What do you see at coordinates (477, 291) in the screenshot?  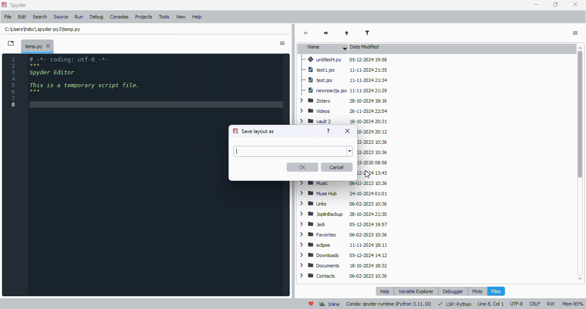 I see `plots` at bounding box center [477, 291].